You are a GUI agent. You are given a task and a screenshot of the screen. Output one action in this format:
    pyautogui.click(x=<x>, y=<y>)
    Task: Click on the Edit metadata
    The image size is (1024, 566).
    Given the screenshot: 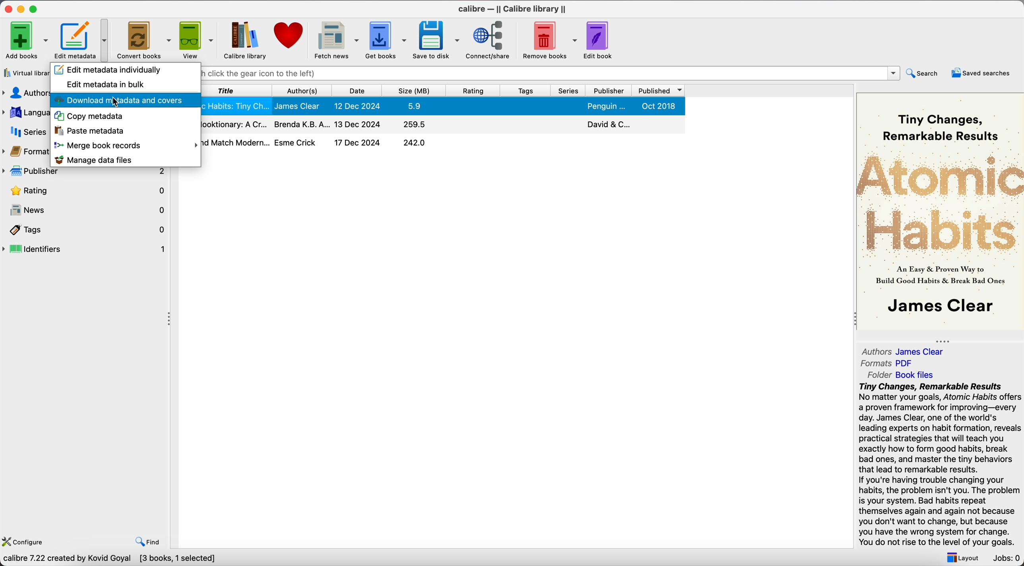 What is the action you would take?
    pyautogui.click(x=78, y=41)
    